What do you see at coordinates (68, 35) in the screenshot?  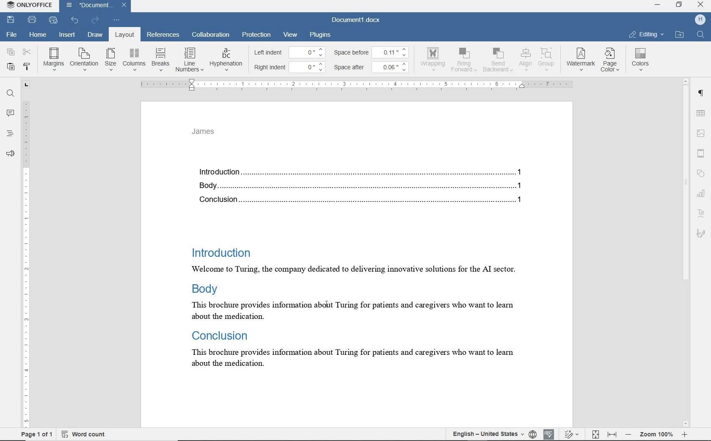 I see `insert` at bounding box center [68, 35].